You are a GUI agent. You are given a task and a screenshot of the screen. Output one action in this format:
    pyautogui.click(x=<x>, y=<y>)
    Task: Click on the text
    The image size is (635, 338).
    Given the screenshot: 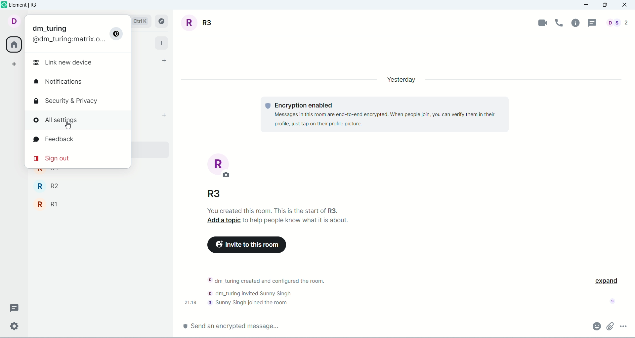 What is the action you would take?
    pyautogui.click(x=271, y=291)
    